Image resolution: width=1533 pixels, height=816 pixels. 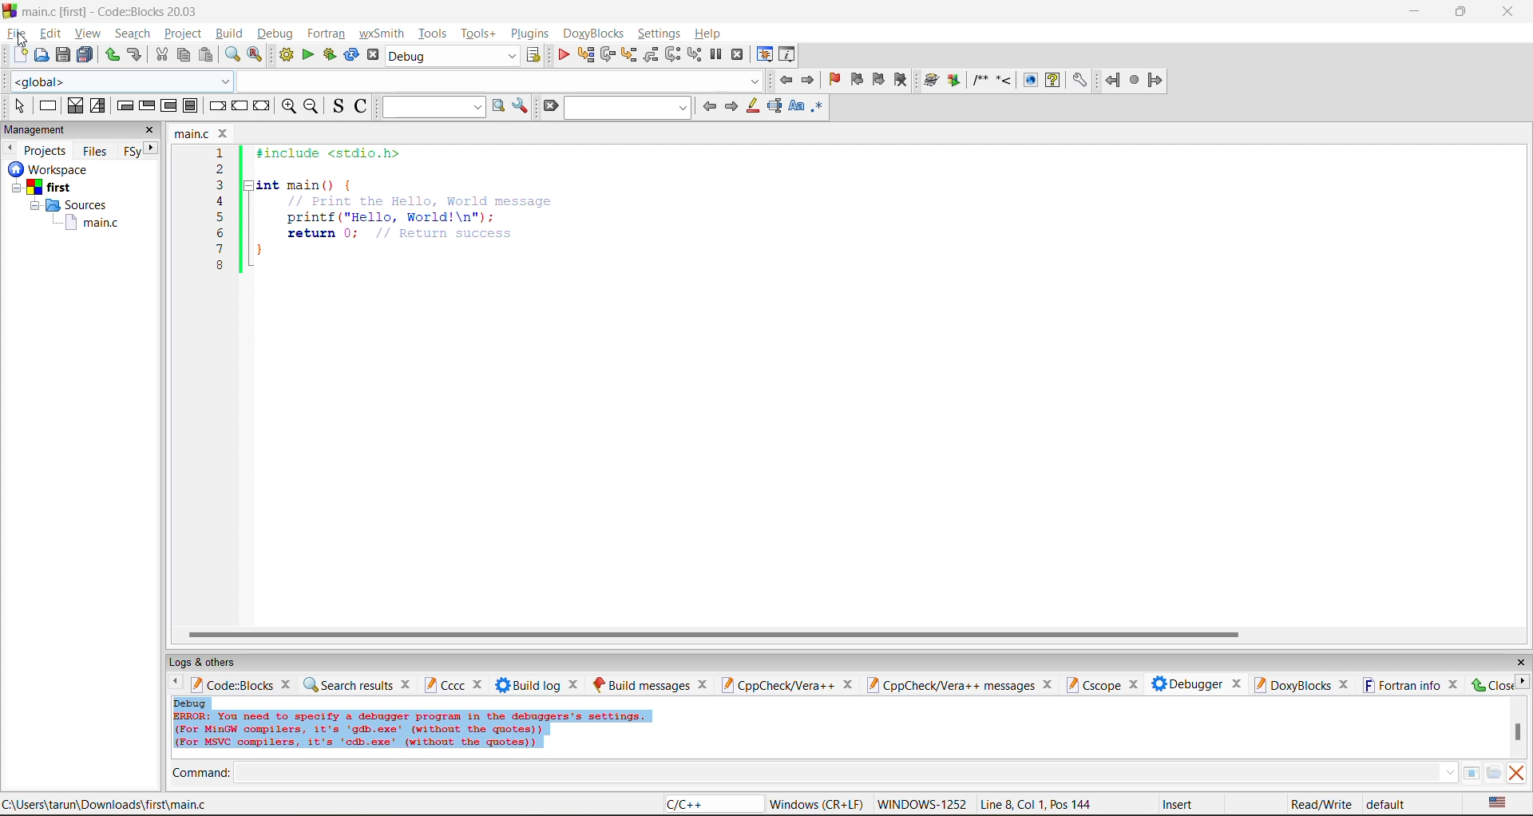 I want to click on toggle comments, so click(x=362, y=105).